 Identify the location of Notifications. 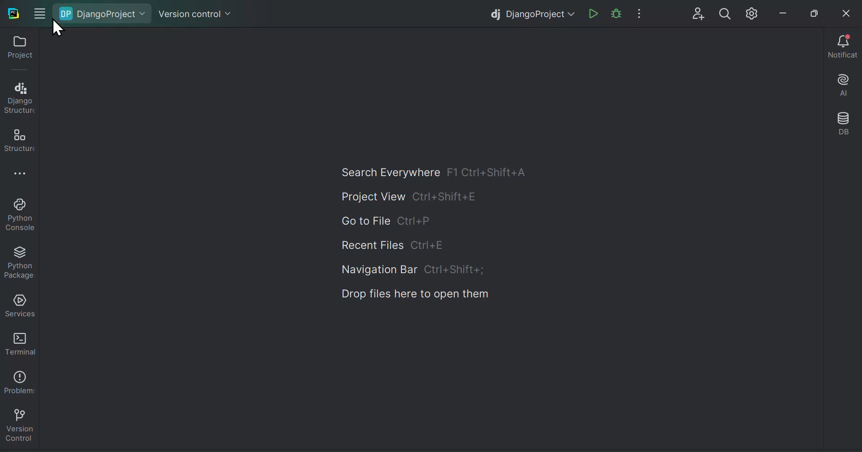
(843, 44).